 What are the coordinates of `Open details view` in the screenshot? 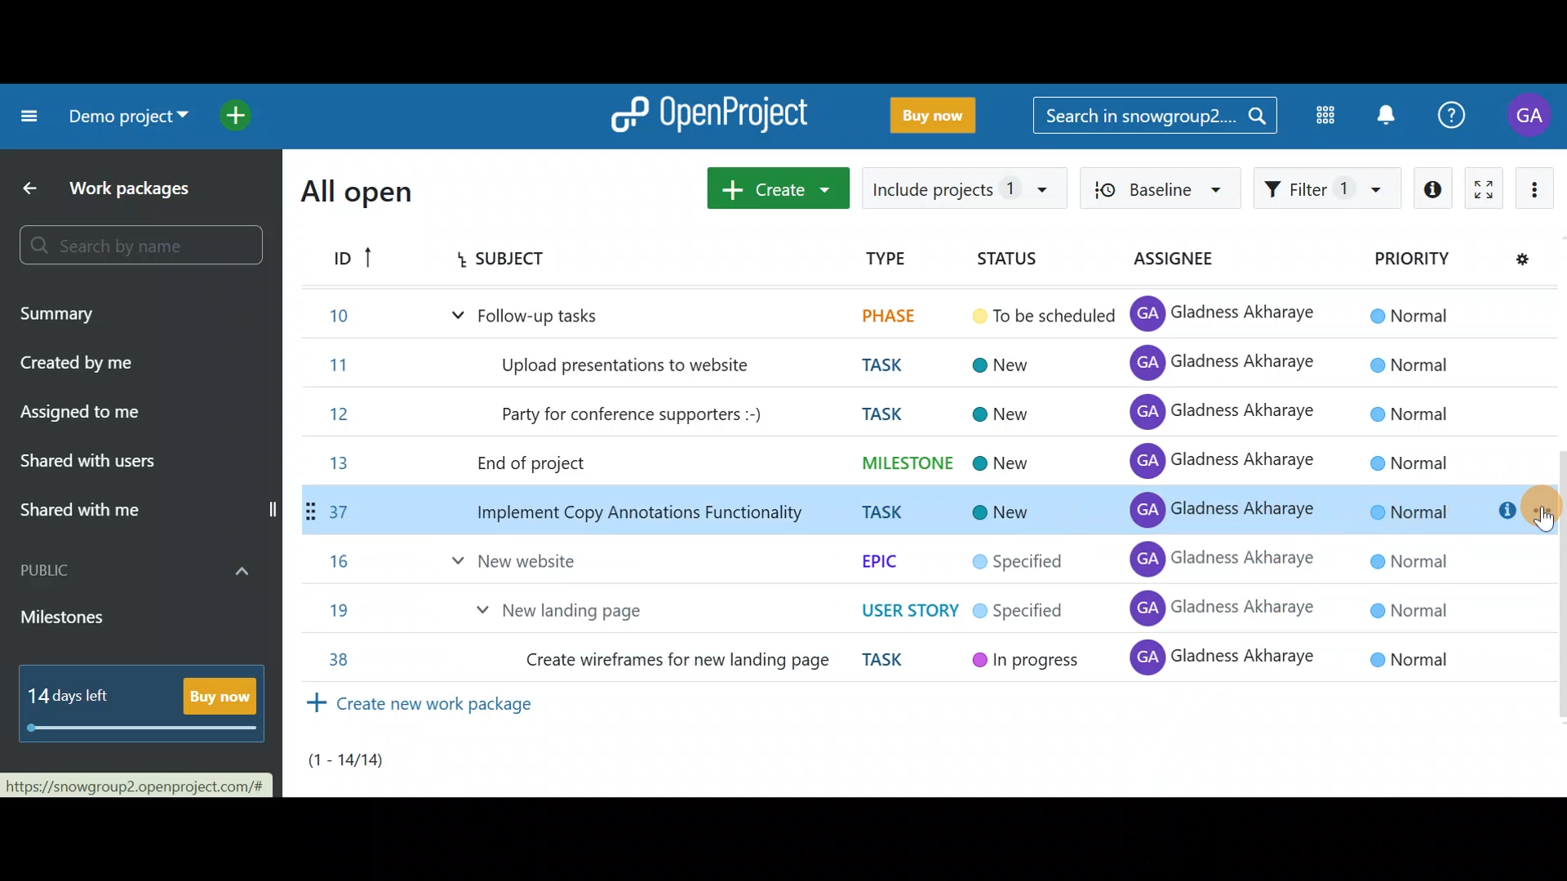 It's located at (1432, 184).